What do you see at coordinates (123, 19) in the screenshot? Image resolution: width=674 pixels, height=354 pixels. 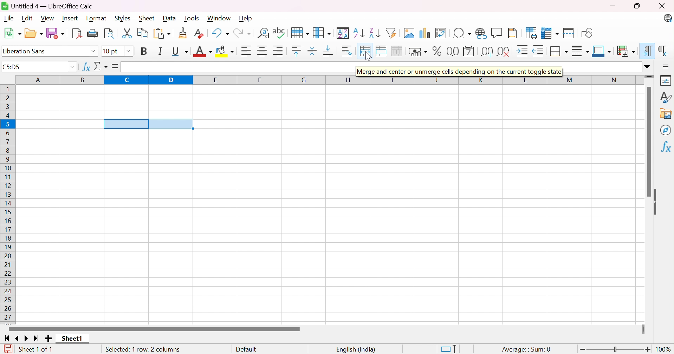 I see `Styles` at bounding box center [123, 19].